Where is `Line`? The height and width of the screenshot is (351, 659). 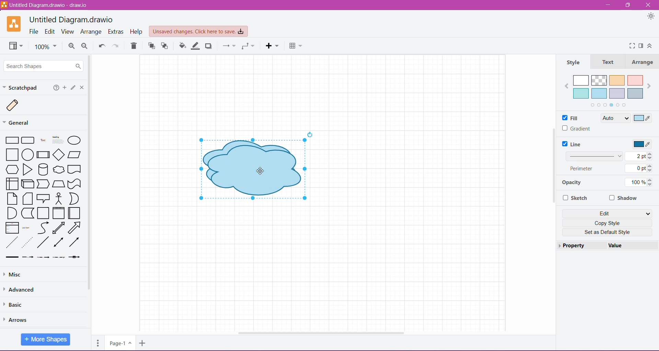
Line is located at coordinates (573, 144).